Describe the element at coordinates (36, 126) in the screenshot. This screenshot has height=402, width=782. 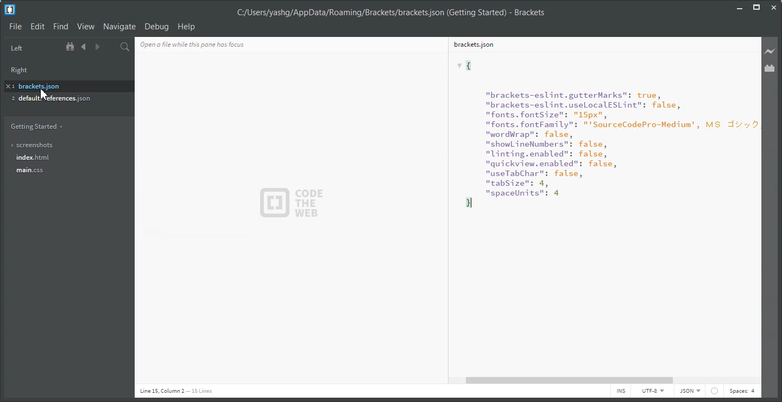
I see `Getting Started` at that location.